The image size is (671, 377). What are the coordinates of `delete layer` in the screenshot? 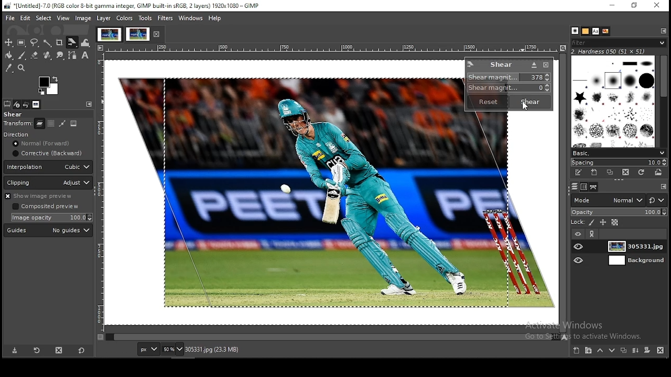 It's located at (661, 350).